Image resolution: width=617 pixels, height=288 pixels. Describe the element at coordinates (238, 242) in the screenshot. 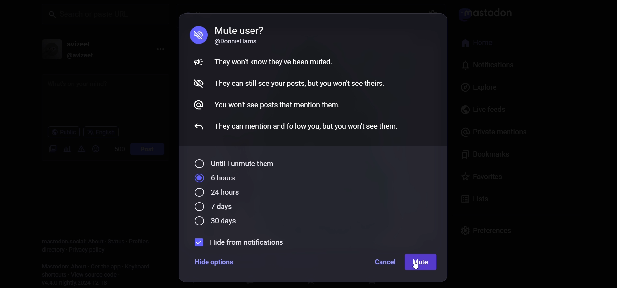

I see `hide from notification` at that location.